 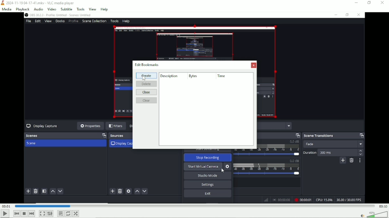 What do you see at coordinates (6, 9) in the screenshot?
I see `Media` at bounding box center [6, 9].